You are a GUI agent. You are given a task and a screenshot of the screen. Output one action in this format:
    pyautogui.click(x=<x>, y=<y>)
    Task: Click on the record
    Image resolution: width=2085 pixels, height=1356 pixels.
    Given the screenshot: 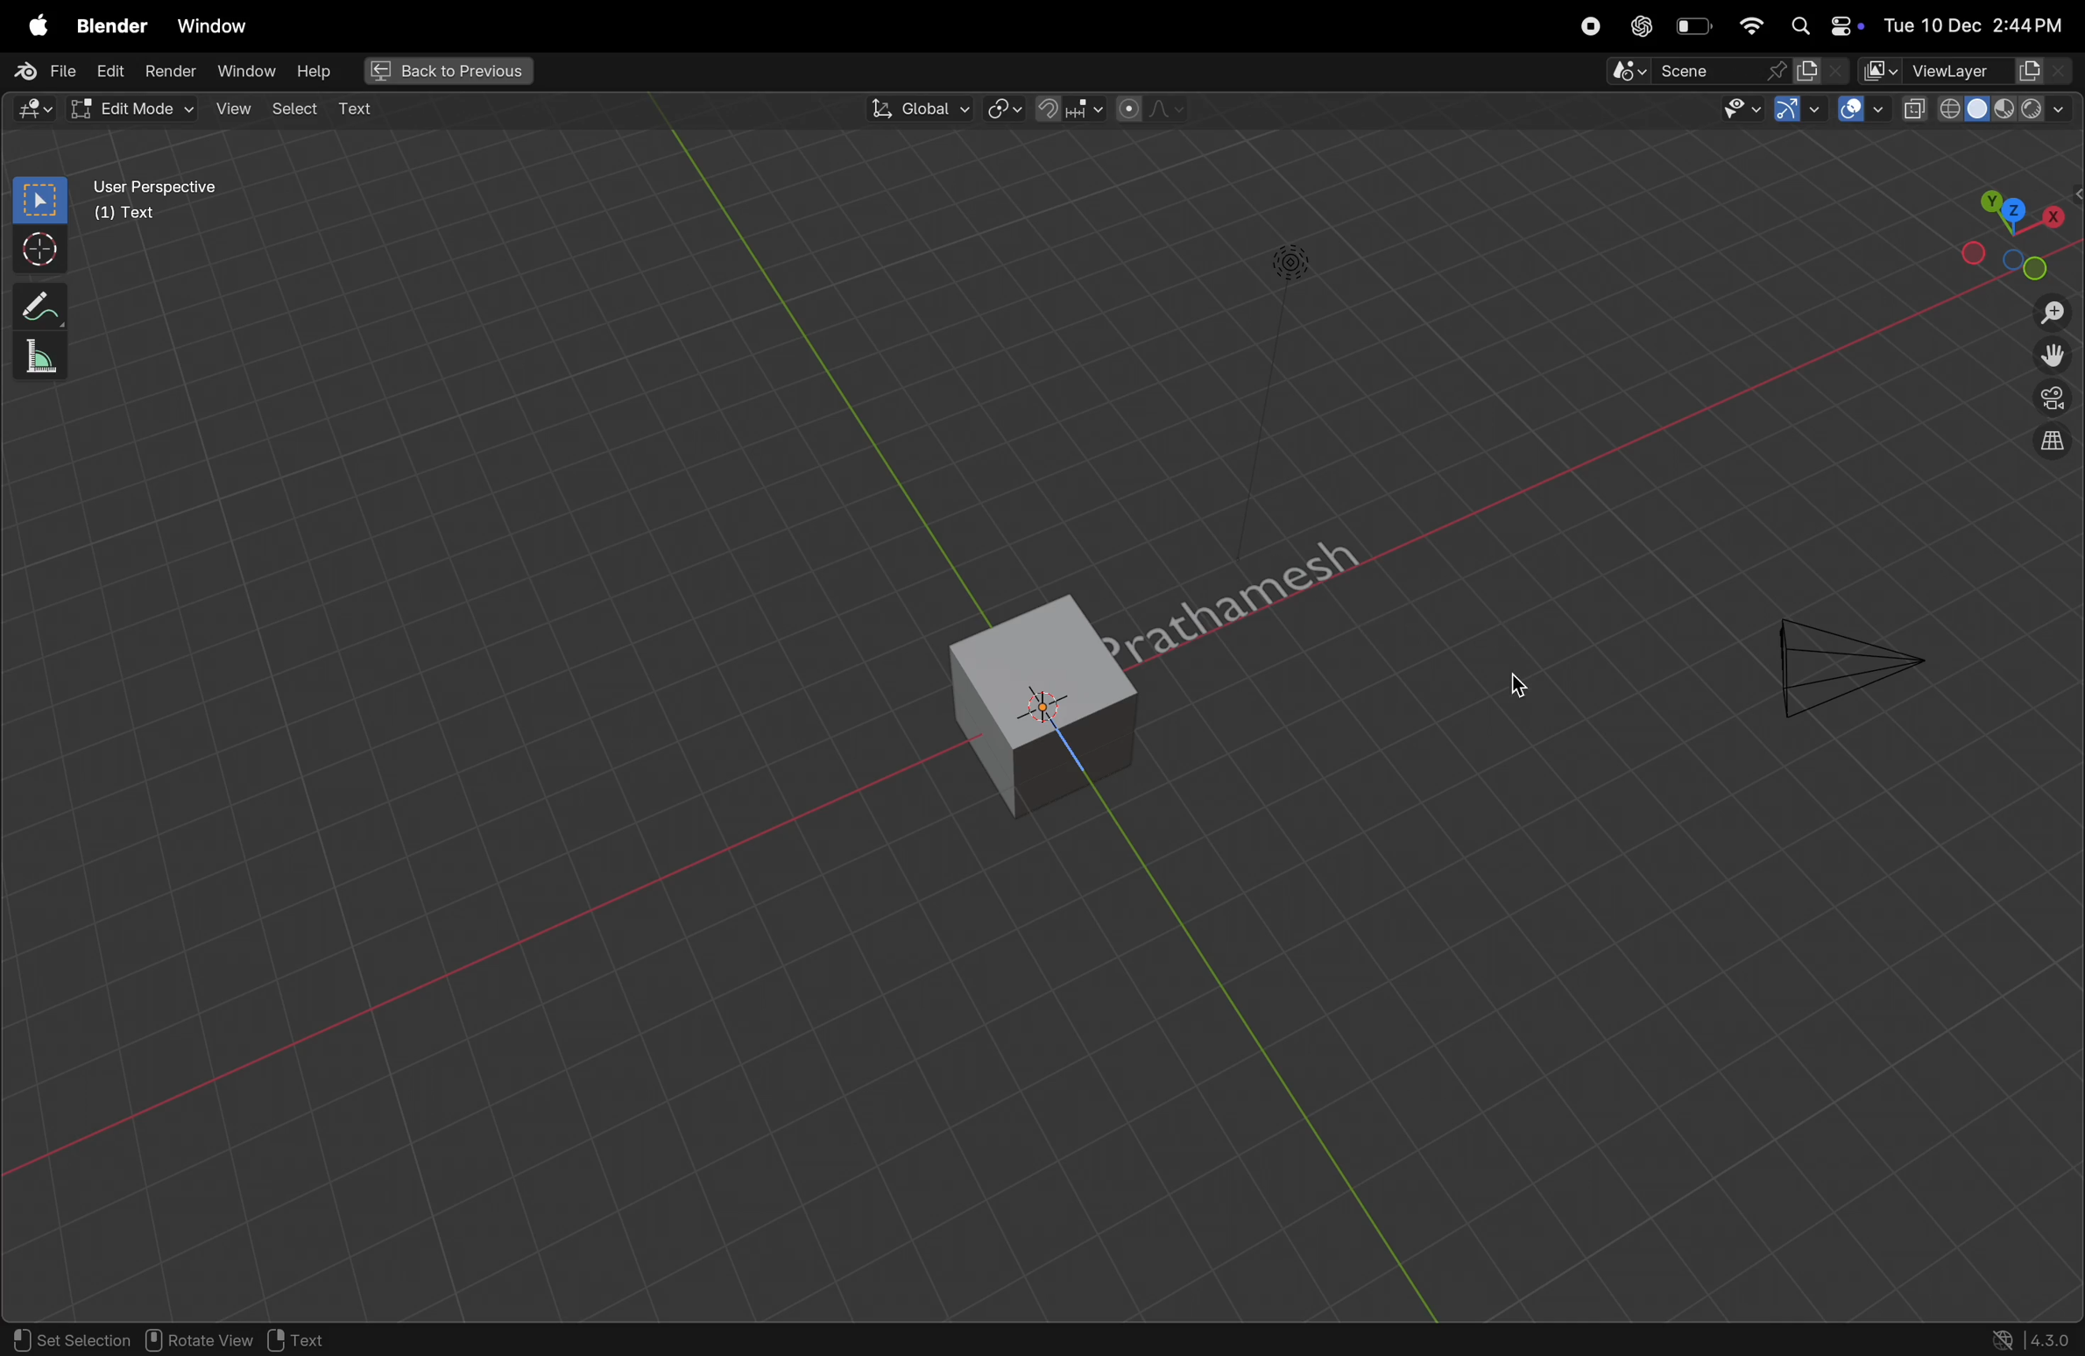 What is the action you would take?
    pyautogui.click(x=1587, y=26)
    